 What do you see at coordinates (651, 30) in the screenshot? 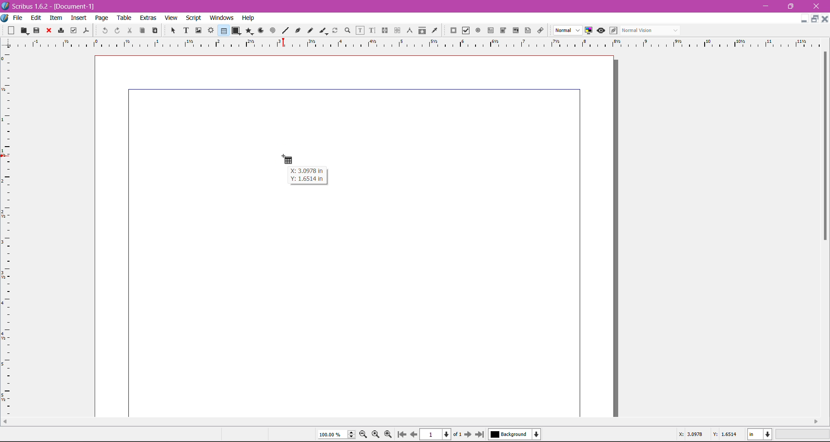
I see `Normal   Vision` at bounding box center [651, 30].